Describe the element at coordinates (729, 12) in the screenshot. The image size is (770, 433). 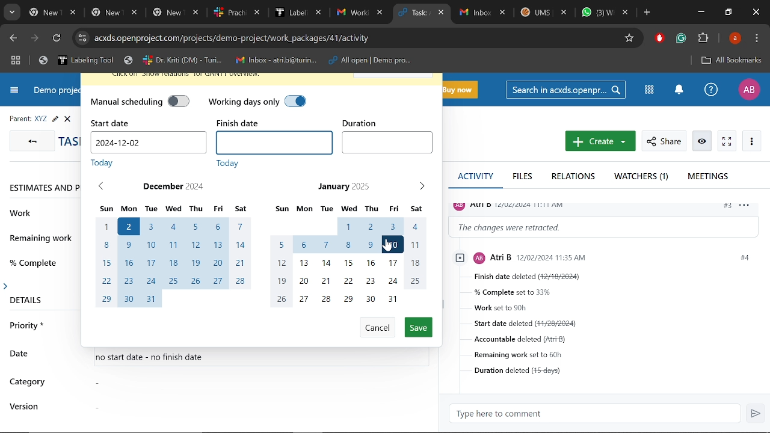
I see `Restore down` at that location.